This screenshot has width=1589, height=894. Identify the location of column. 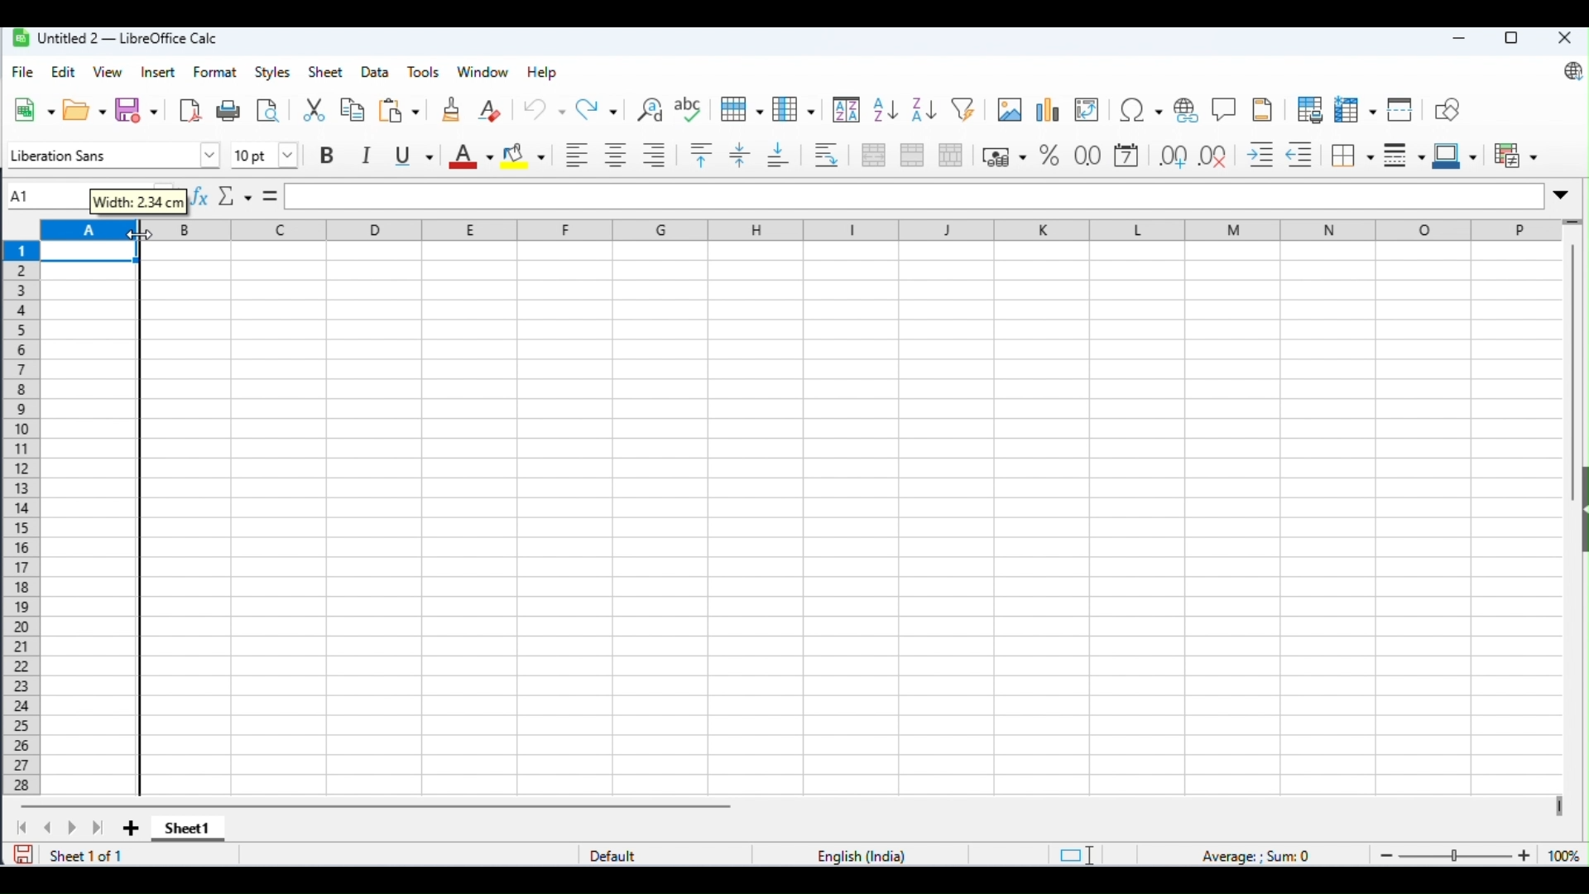
(795, 108).